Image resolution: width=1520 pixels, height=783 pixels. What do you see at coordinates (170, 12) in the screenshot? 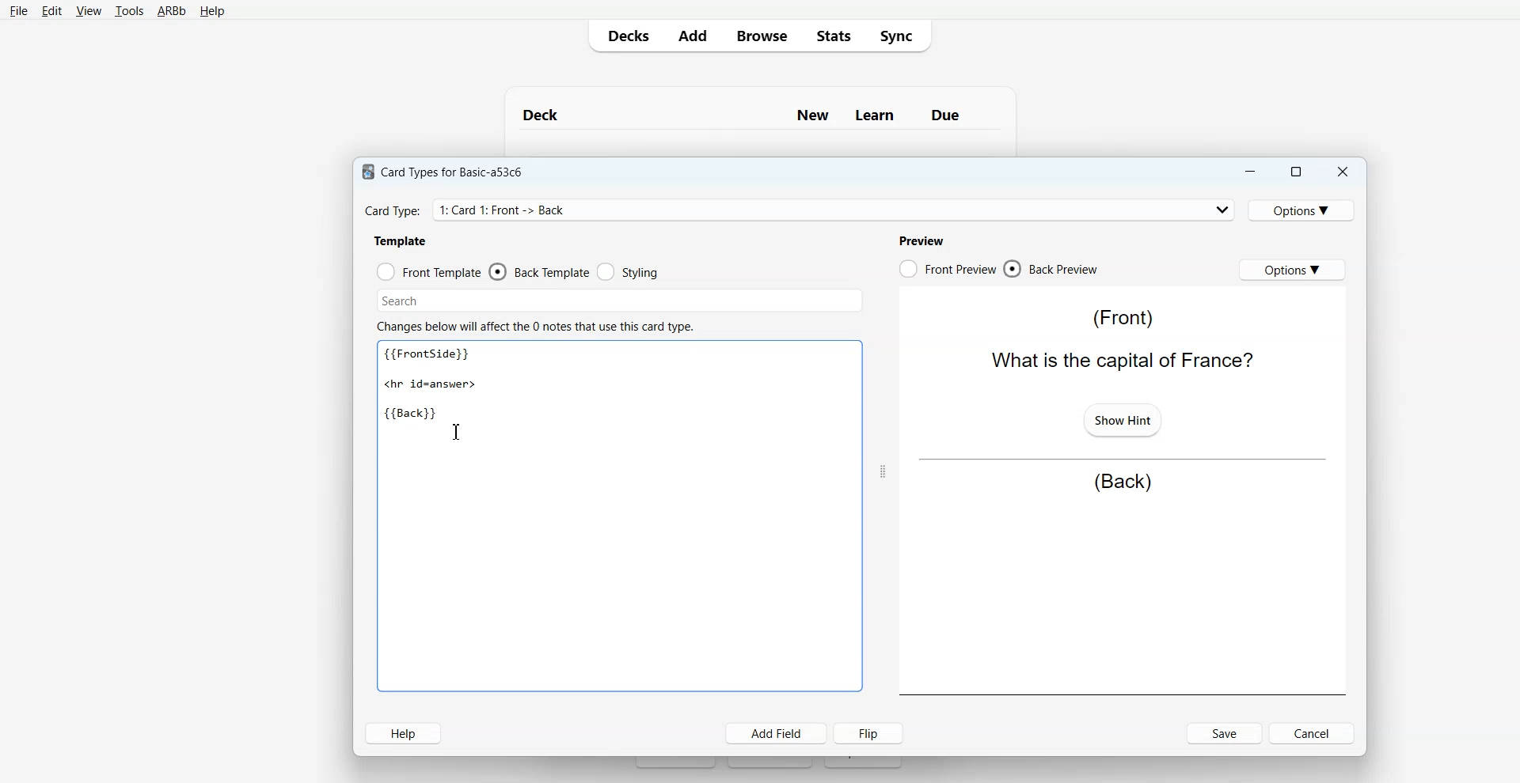
I see `ARBb` at bounding box center [170, 12].